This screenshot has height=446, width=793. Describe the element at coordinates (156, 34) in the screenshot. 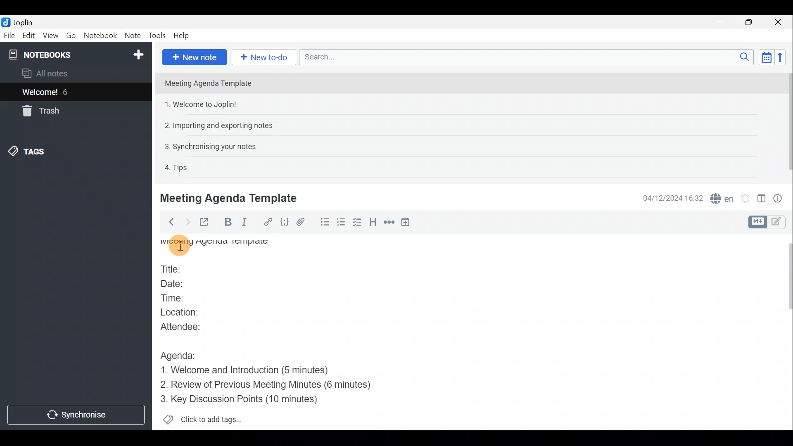

I see `Tools` at that location.